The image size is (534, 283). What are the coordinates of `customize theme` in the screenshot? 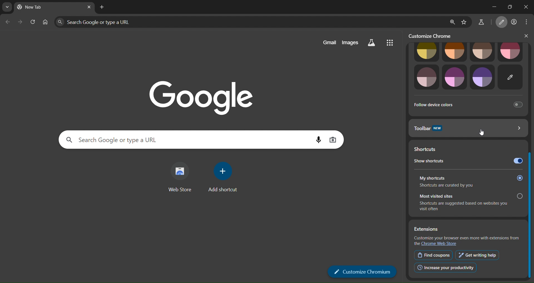 It's located at (511, 77).